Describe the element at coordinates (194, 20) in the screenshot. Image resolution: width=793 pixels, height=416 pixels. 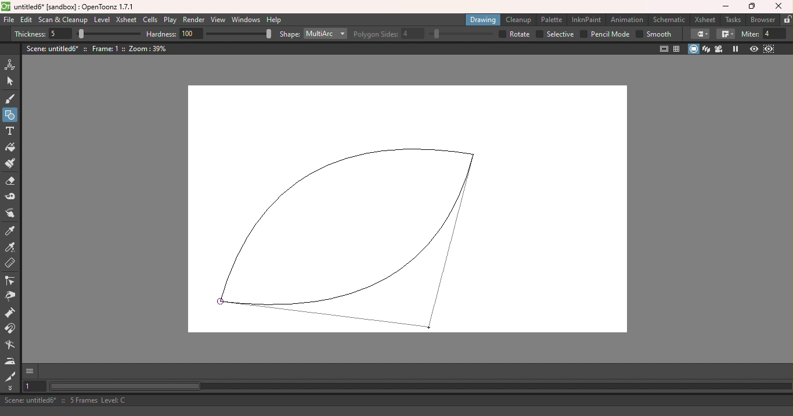
I see `Render` at that location.